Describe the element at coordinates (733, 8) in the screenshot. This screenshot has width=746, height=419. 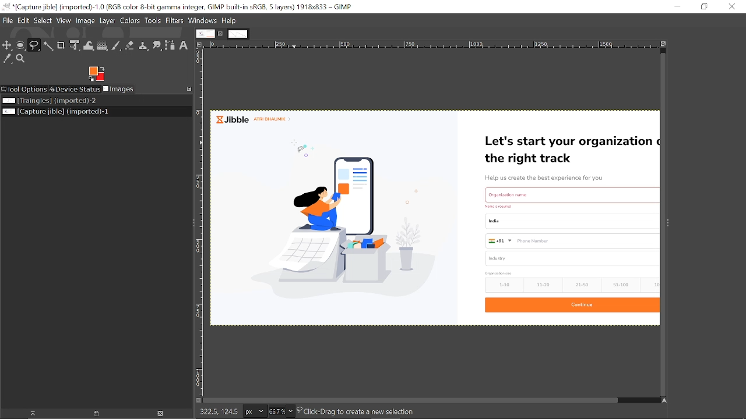
I see `Close` at that location.